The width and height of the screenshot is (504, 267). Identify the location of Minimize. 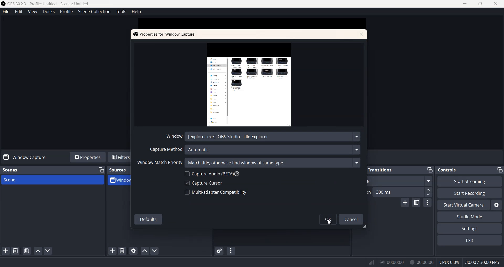
(102, 170).